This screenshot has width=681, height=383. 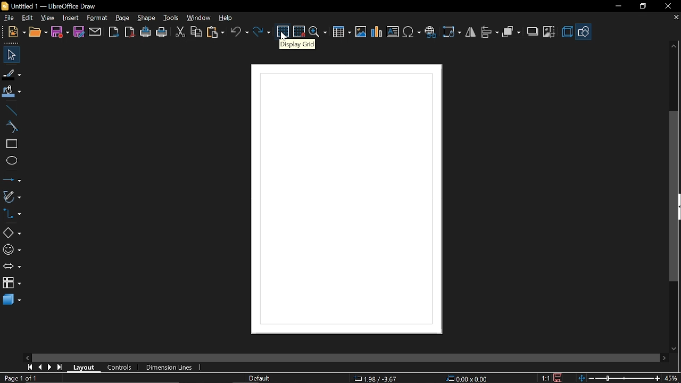 I want to click on tools, so click(x=172, y=18).